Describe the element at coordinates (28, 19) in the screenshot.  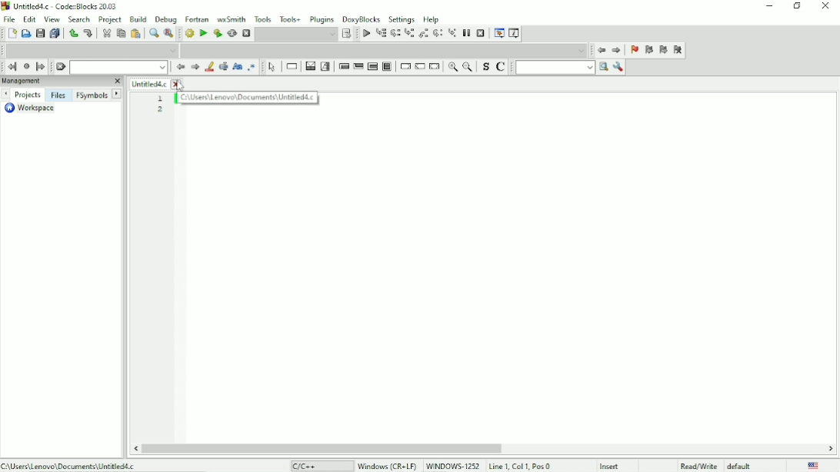
I see `Edit` at that location.